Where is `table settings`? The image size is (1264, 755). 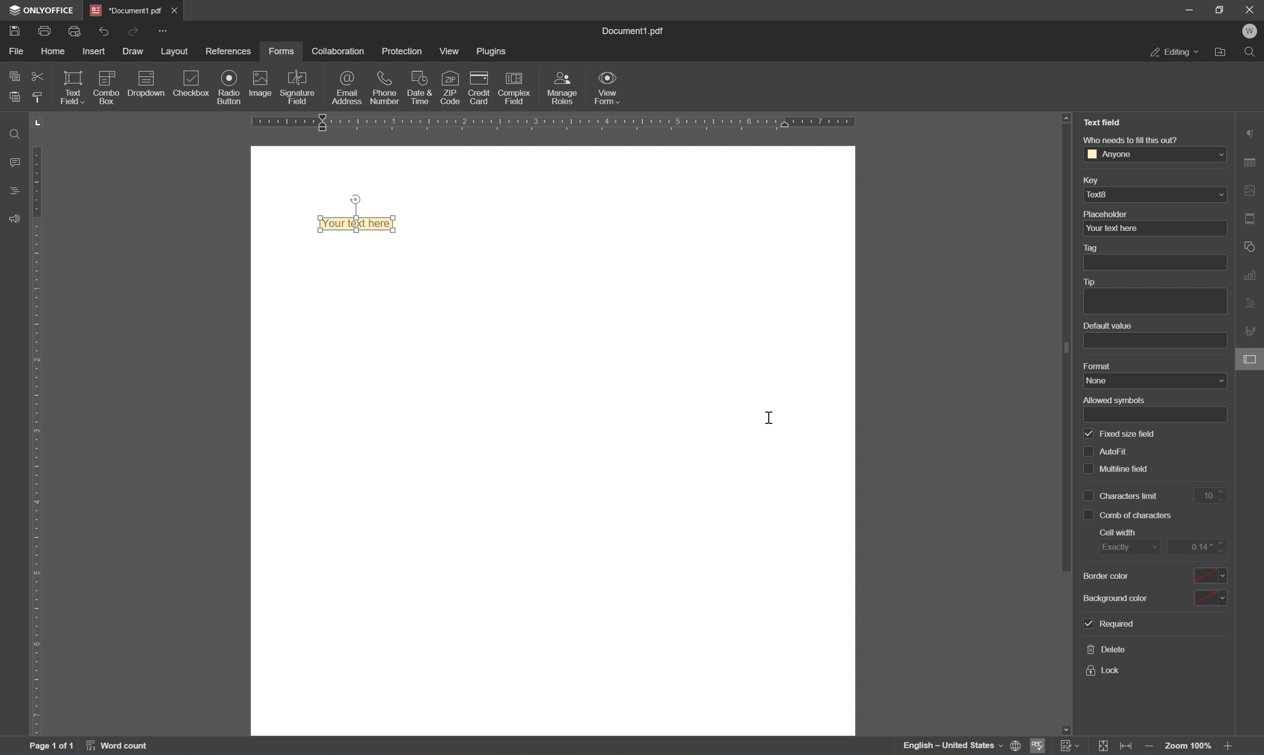 table settings is located at coordinates (1252, 161).